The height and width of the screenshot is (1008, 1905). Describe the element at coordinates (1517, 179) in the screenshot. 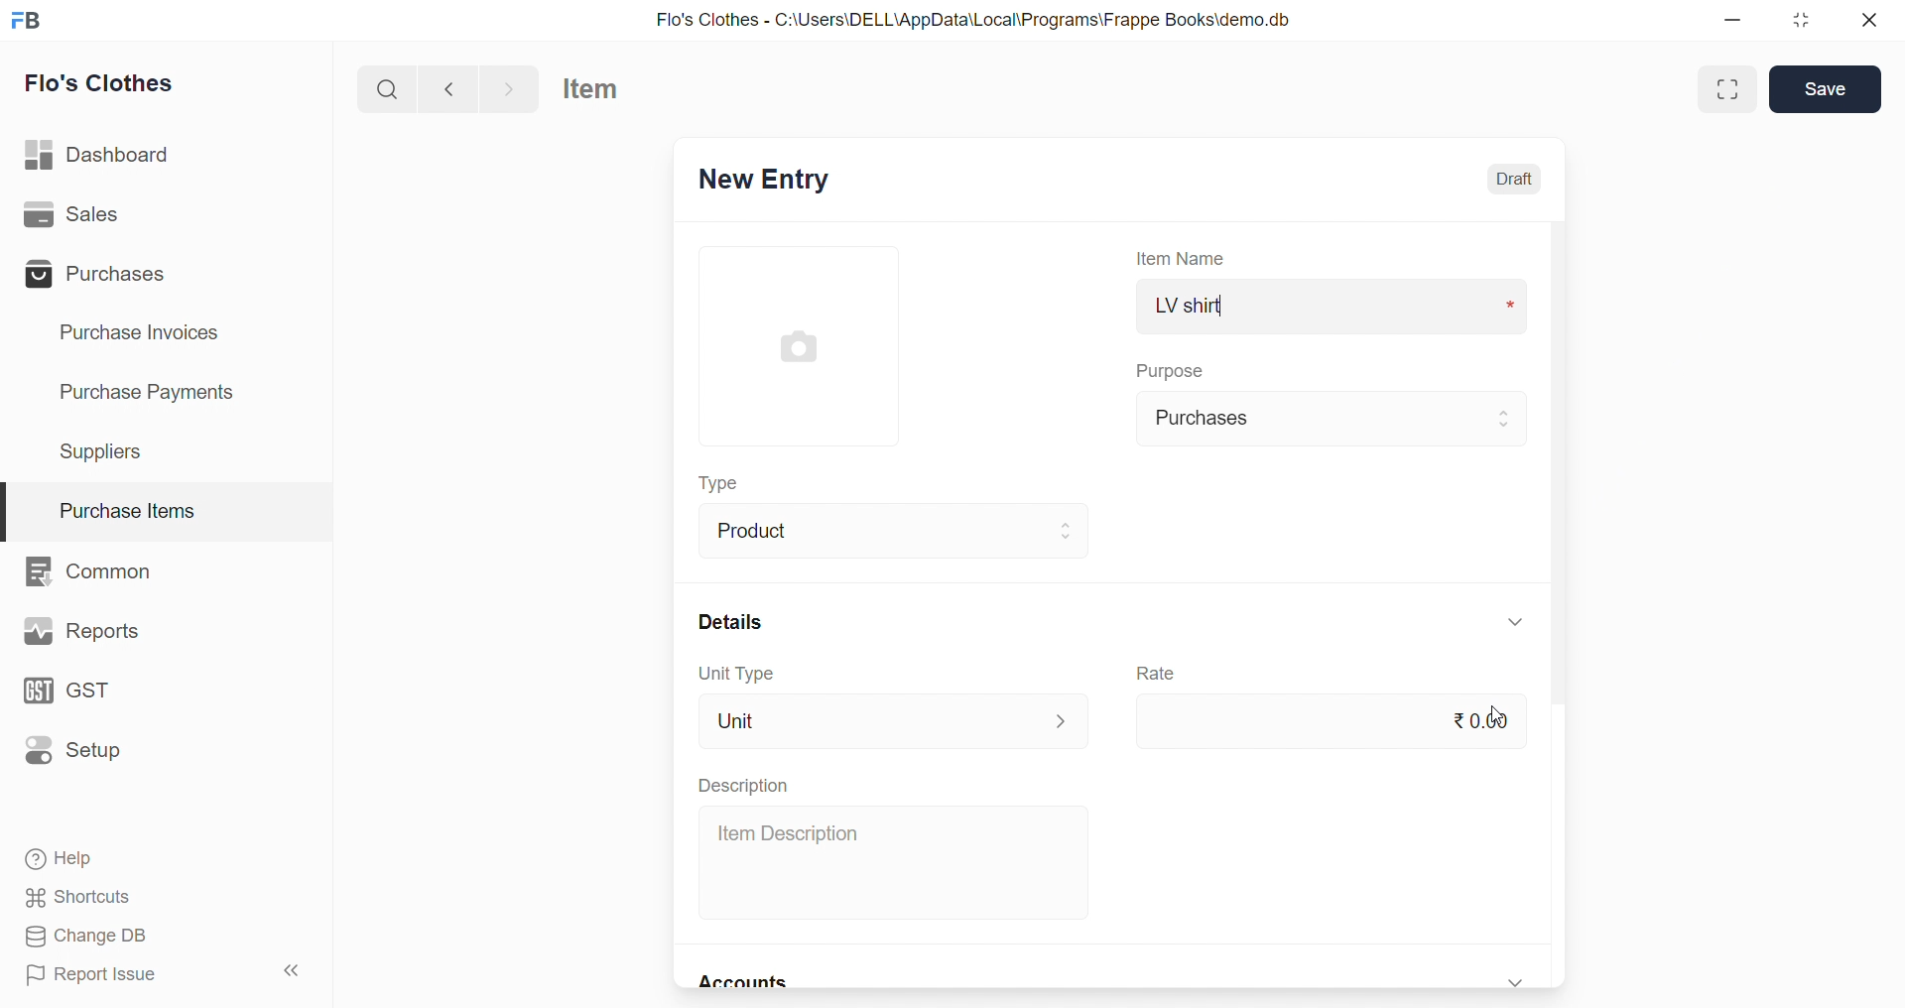

I see `Draft` at that location.